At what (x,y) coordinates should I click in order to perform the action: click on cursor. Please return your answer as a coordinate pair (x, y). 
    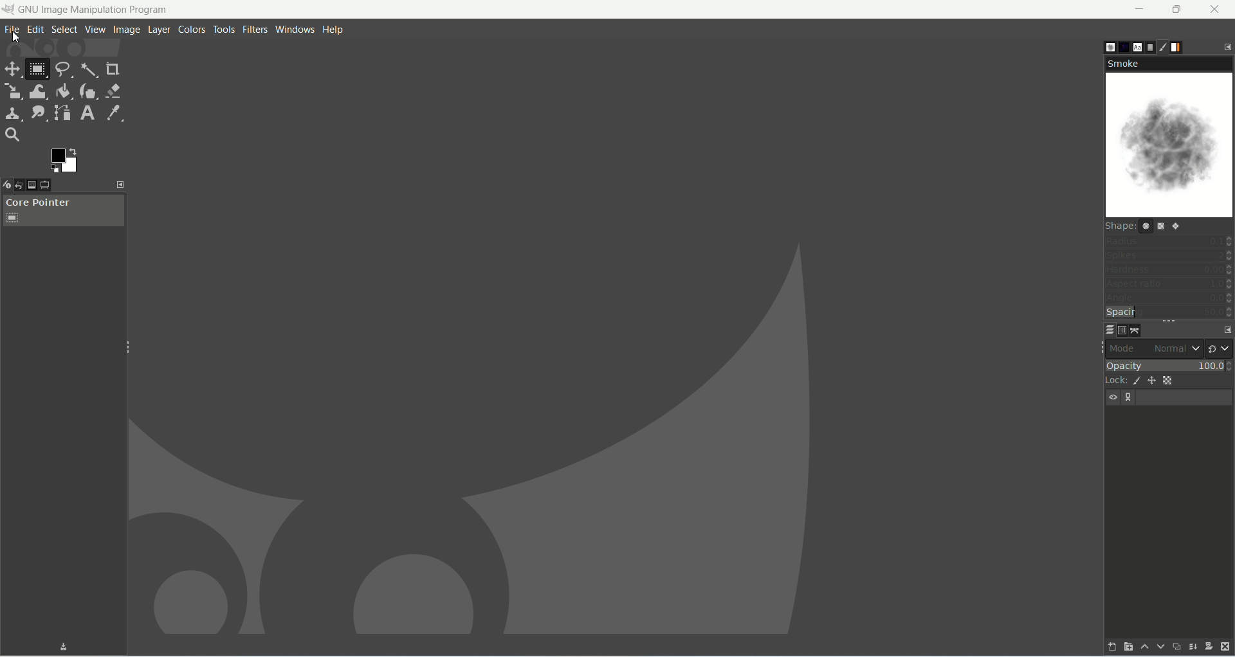
    Looking at the image, I should click on (17, 39).